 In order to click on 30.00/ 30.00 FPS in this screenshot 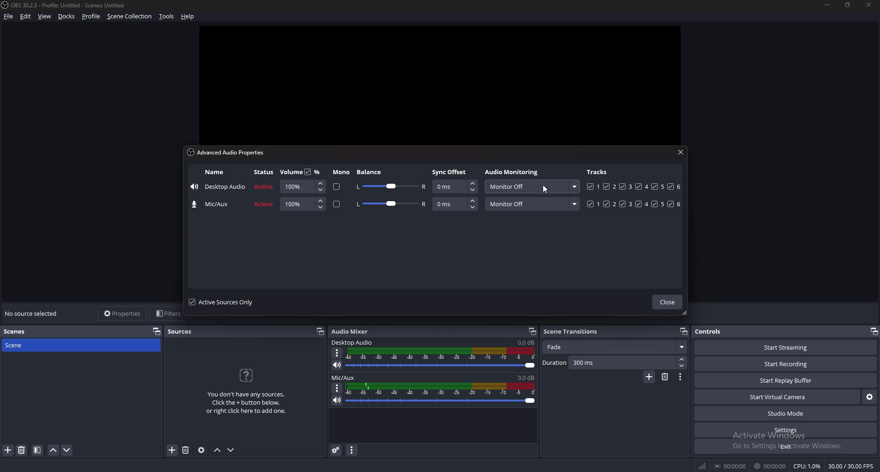, I will do `click(852, 466)`.